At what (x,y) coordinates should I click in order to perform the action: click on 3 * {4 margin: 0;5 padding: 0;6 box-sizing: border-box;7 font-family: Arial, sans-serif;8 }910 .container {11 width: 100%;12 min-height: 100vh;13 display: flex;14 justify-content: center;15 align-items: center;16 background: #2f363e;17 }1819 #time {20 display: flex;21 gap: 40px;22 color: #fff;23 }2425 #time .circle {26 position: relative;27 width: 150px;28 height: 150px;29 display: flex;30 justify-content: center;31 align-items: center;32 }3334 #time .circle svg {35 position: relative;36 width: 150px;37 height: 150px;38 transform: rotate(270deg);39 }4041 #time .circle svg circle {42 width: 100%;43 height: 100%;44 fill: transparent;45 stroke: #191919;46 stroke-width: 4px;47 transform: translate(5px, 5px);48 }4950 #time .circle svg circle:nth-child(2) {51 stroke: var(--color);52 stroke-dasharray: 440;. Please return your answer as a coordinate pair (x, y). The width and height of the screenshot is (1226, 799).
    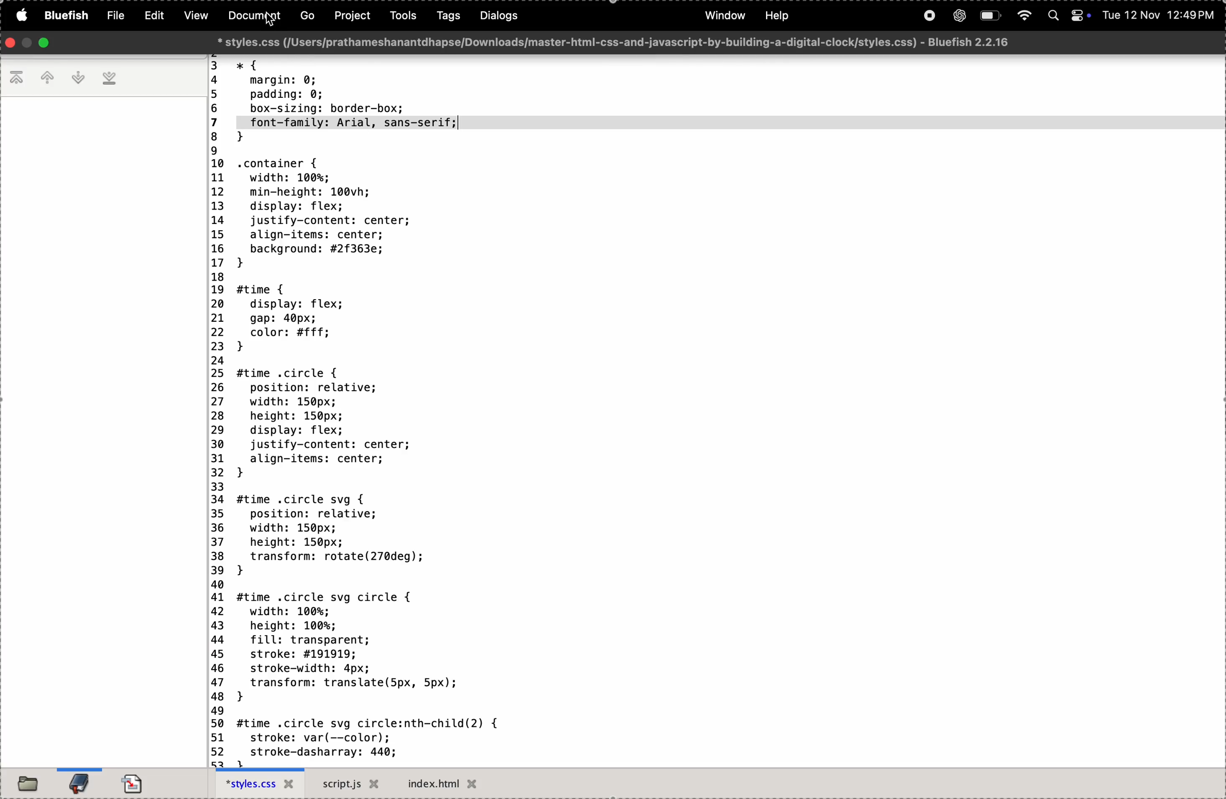
    Looking at the image, I should click on (397, 411).